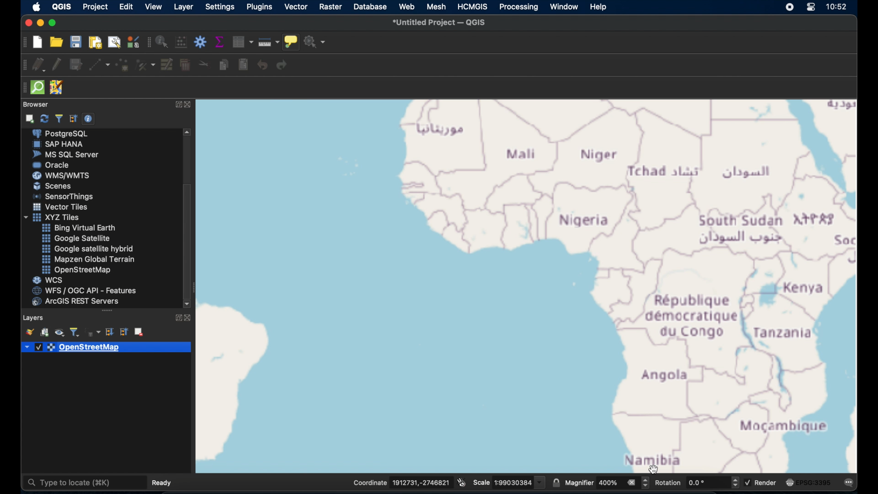 The width and height of the screenshot is (878, 494). What do you see at coordinates (268, 43) in the screenshot?
I see `measure line` at bounding box center [268, 43].